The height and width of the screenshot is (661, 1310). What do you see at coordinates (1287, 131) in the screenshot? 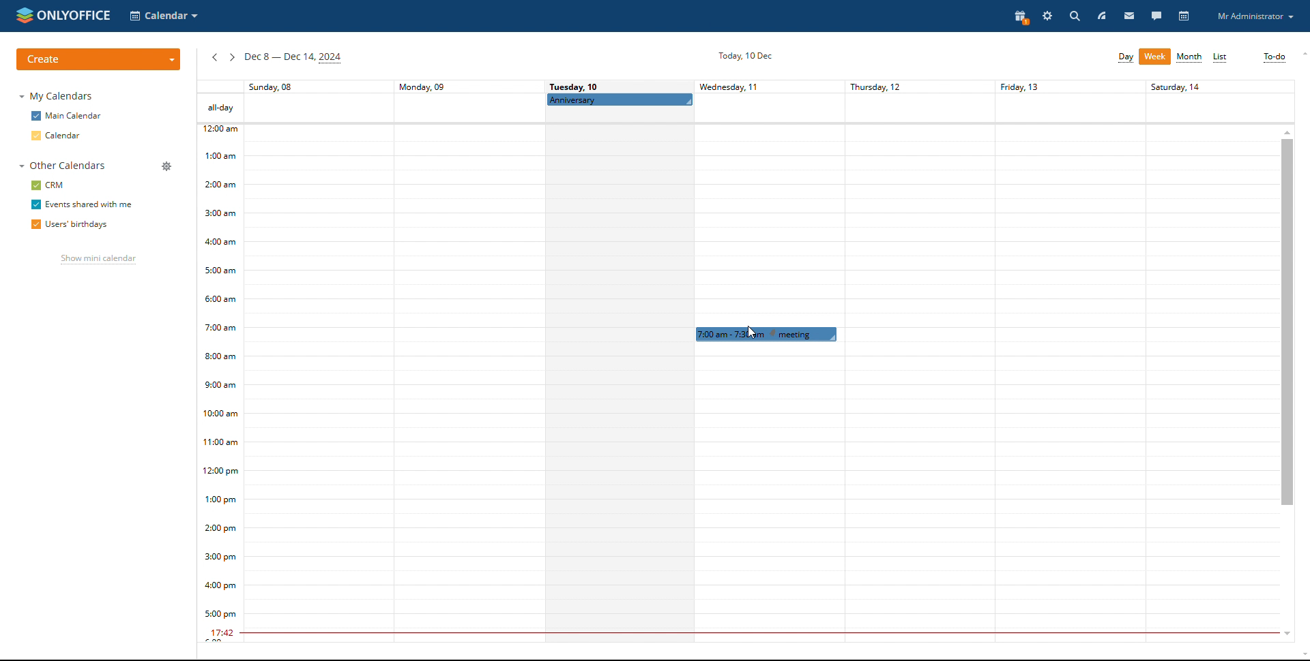
I see `scroll up` at bounding box center [1287, 131].